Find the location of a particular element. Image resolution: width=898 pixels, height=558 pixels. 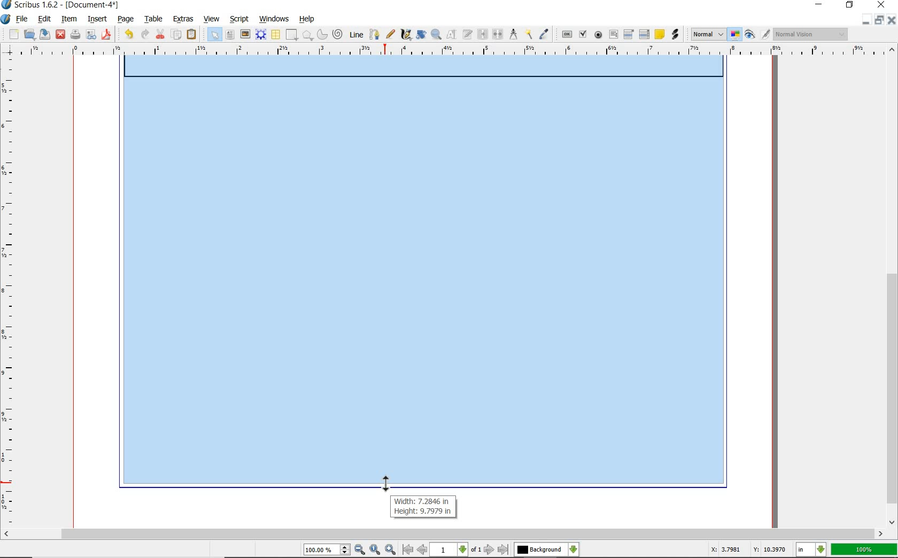

copy item properties is located at coordinates (529, 34).